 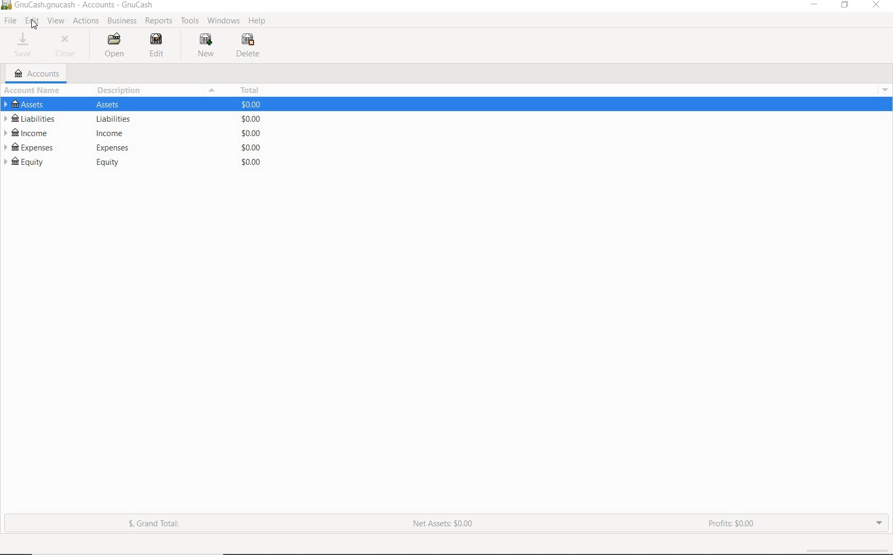 What do you see at coordinates (878, 6) in the screenshot?
I see `CLOSE` at bounding box center [878, 6].